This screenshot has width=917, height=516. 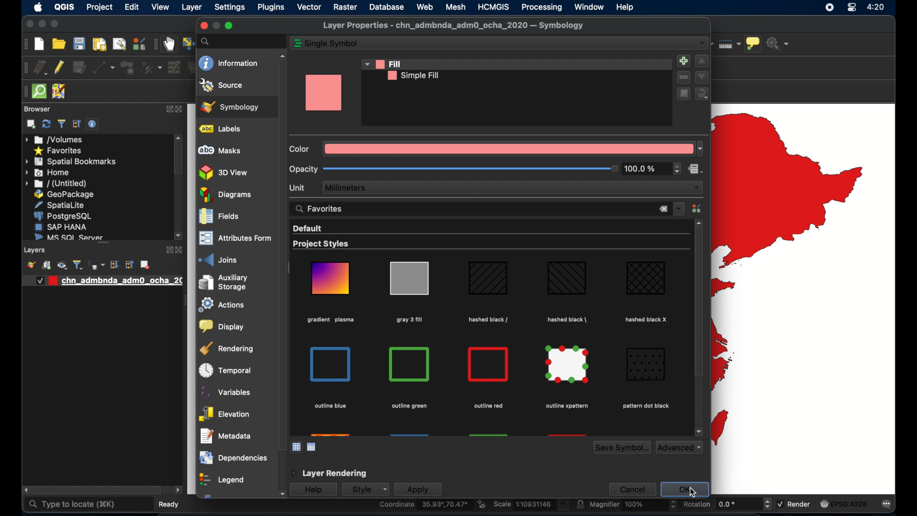 What do you see at coordinates (169, 110) in the screenshot?
I see `expand` at bounding box center [169, 110].